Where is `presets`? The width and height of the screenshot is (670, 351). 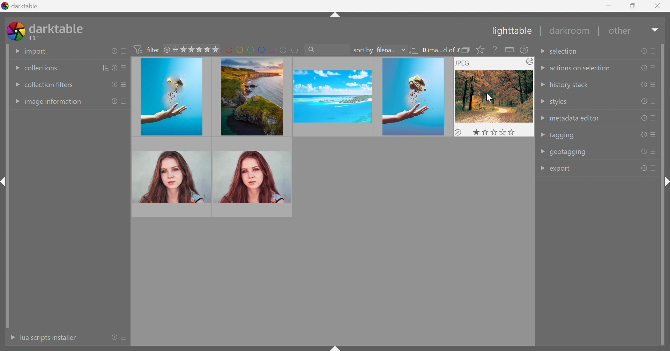
presets is located at coordinates (125, 338).